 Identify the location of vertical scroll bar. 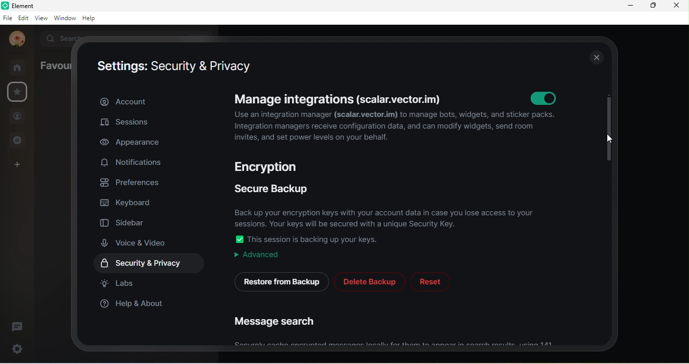
(609, 129).